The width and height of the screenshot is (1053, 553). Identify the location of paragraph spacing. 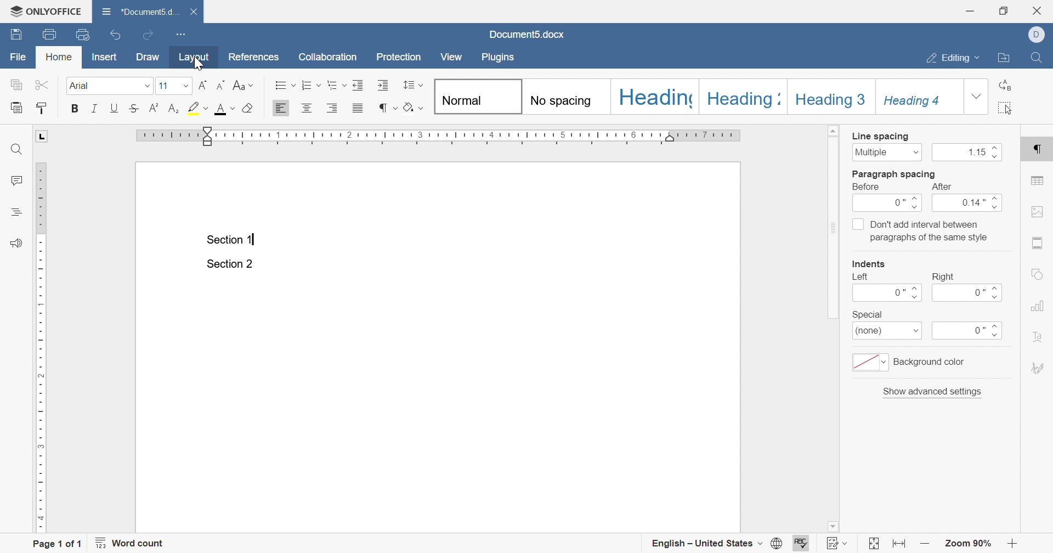
(895, 174).